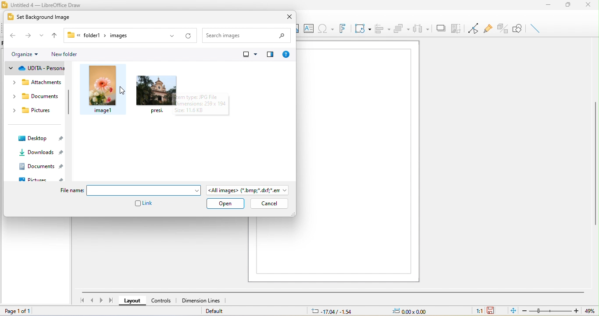 Image resolution: width=599 pixels, height=316 pixels. What do you see at coordinates (456, 28) in the screenshot?
I see `copy image` at bounding box center [456, 28].